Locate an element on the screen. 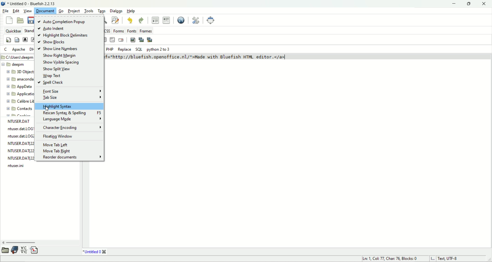 The width and height of the screenshot is (492, 262). language mode is located at coordinates (72, 119).